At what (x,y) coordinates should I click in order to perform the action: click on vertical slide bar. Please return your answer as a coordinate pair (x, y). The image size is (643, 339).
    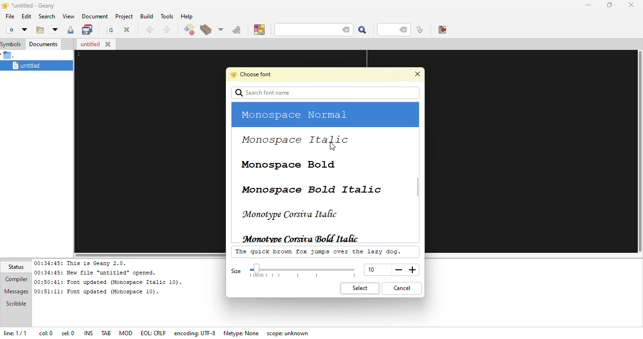
    Looking at the image, I should click on (639, 153).